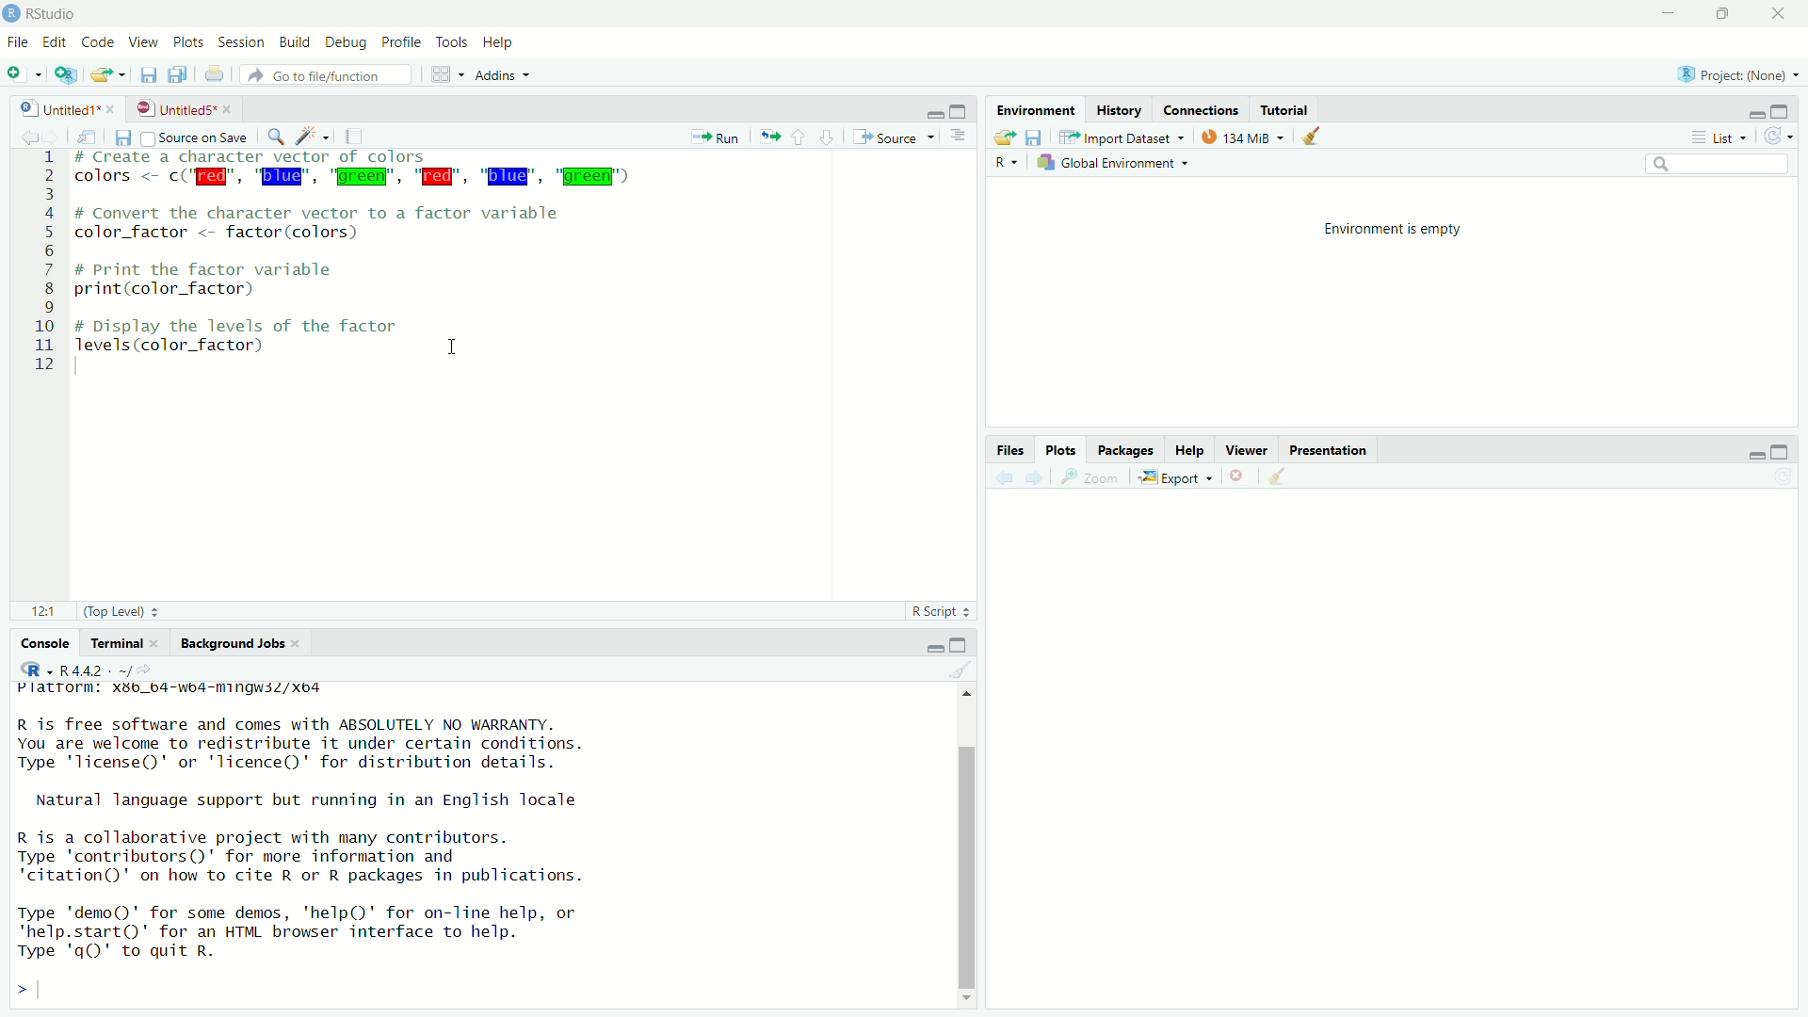 Image resolution: width=1808 pixels, height=1017 pixels. Describe the element at coordinates (234, 279) in the screenshot. I see `# Print the factor variable
print(color_factor)` at that location.